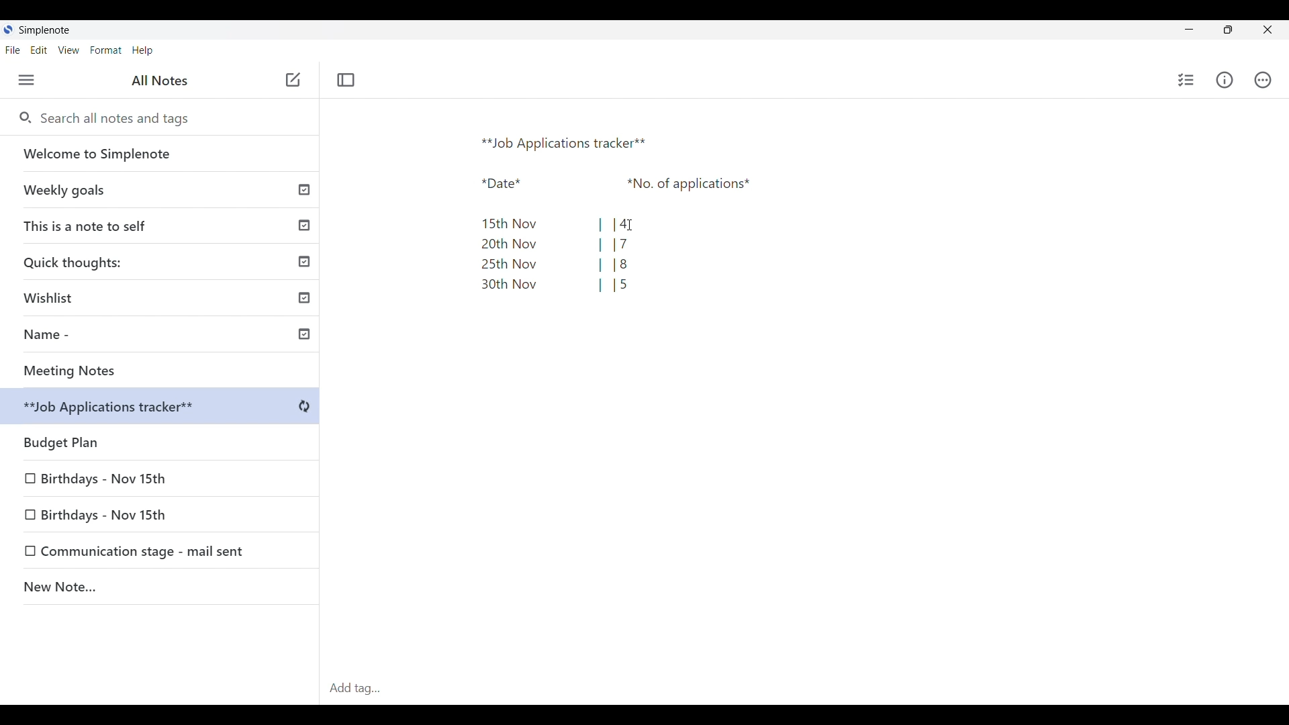 This screenshot has height=725, width=1289. Describe the element at coordinates (639, 226) in the screenshot. I see `Job application for respective dates tracked` at that location.